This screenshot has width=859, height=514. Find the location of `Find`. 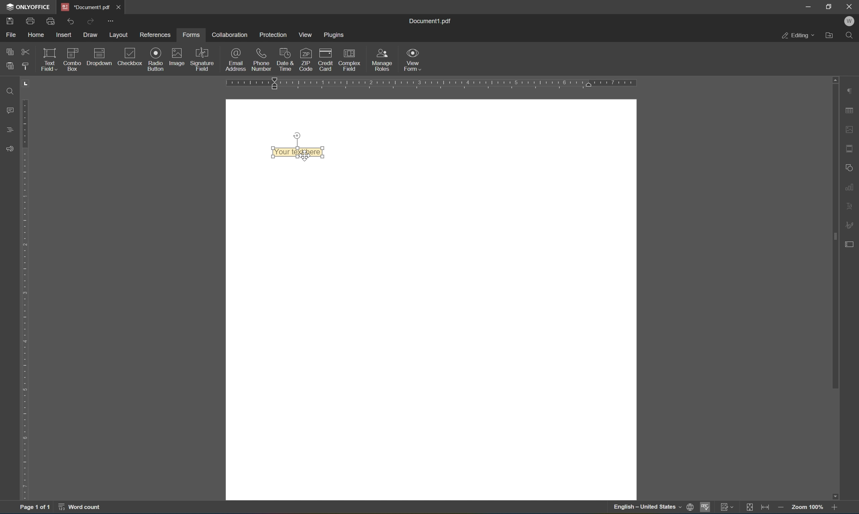

Find is located at coordinates (11, 92).